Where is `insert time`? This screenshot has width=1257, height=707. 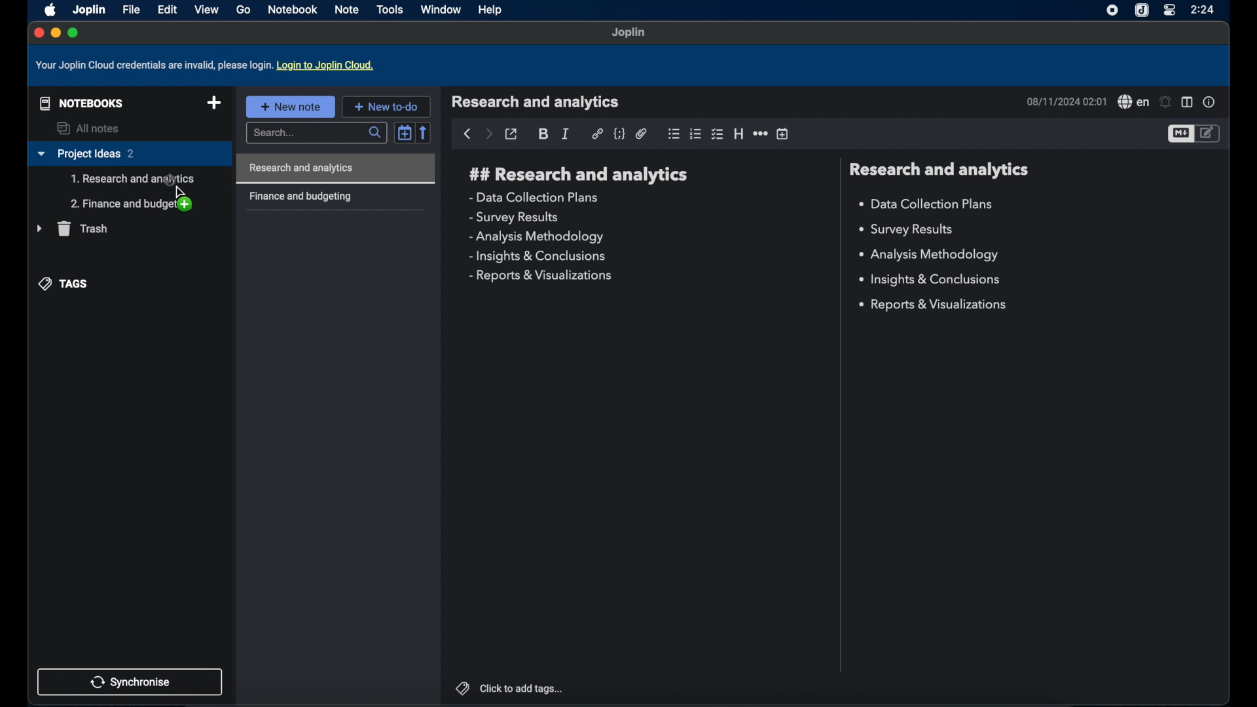
insert time is located at coordinates (784, 134).